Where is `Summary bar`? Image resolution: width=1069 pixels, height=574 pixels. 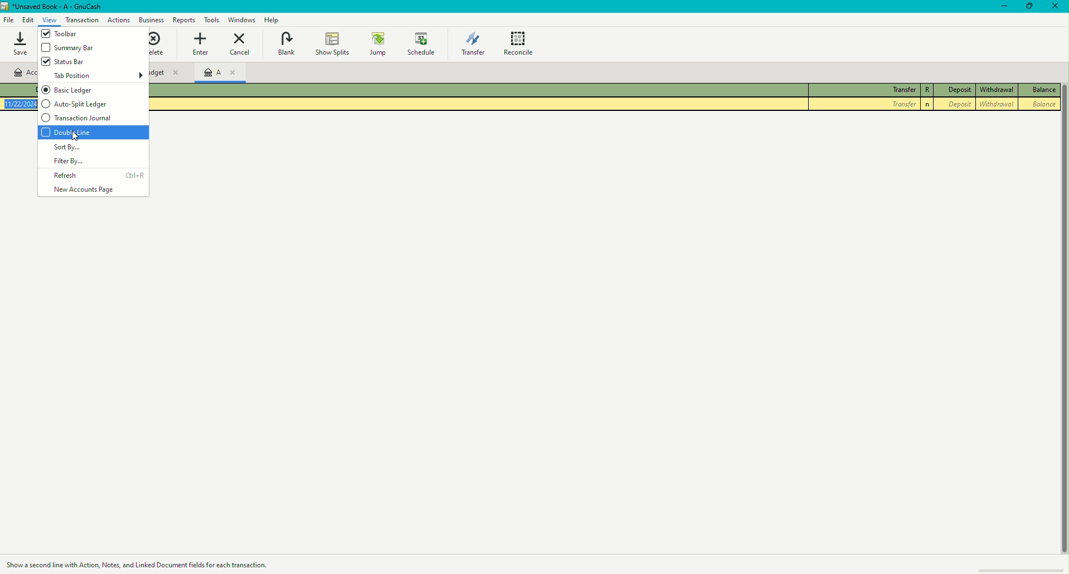 Summary bar is located at coordinates (70, 49).